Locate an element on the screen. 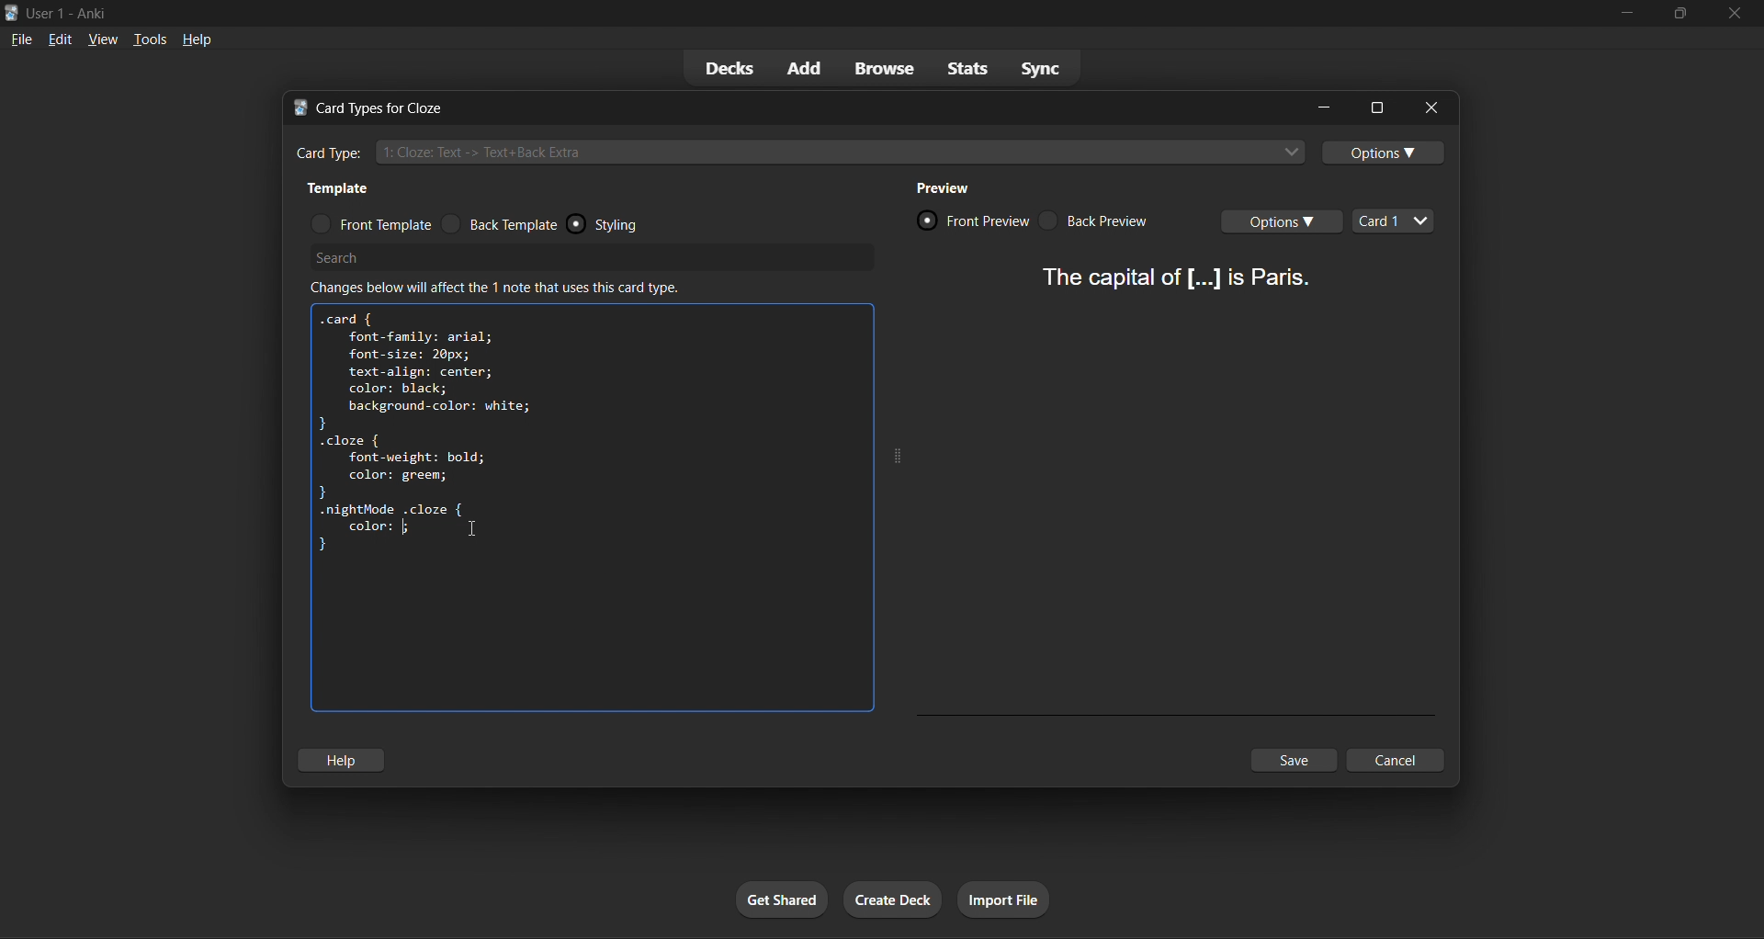 The width and height of the screenshot is (1764, 939). sync is located at coordinates (1054, 66).